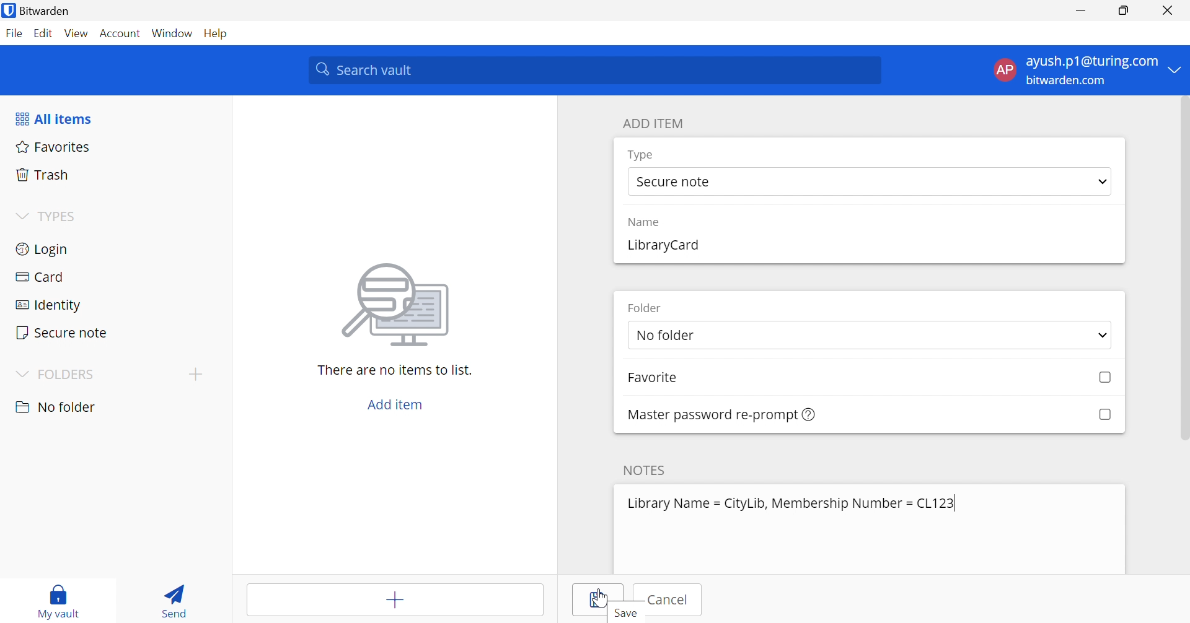  I want to click on select type, so click(870, 182).